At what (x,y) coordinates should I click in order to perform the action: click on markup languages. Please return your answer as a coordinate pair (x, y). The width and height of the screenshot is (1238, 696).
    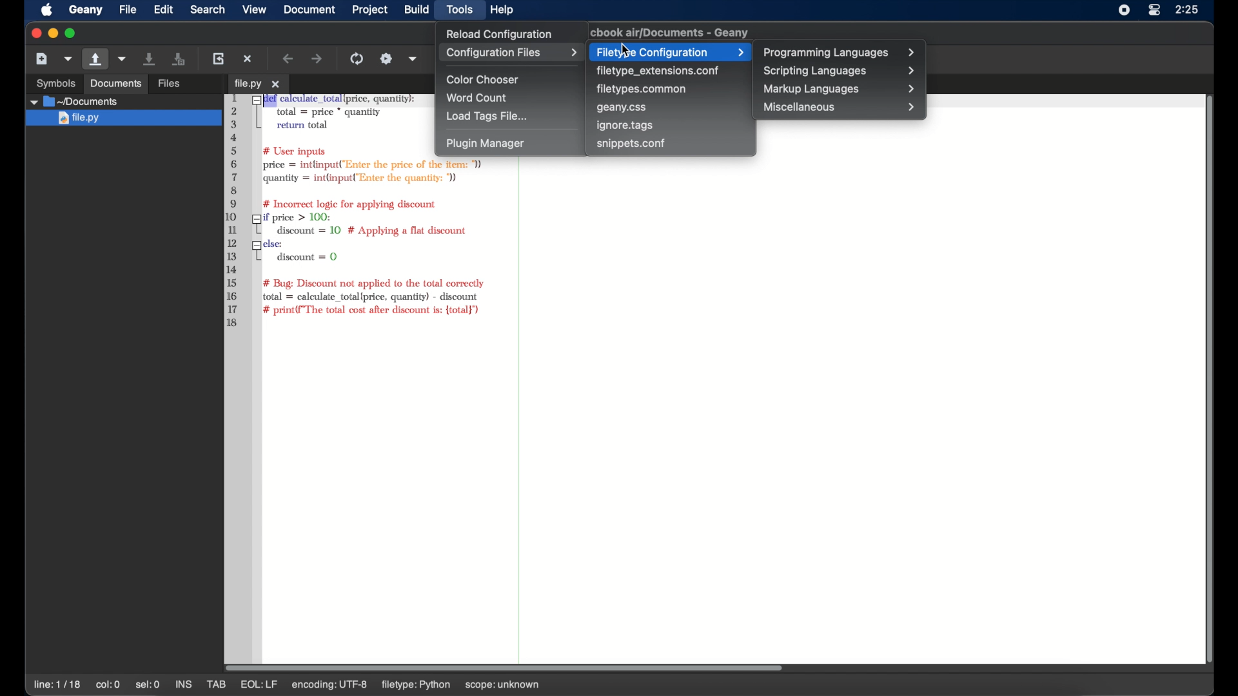
    Looking at the image, I should click on (840, 89).